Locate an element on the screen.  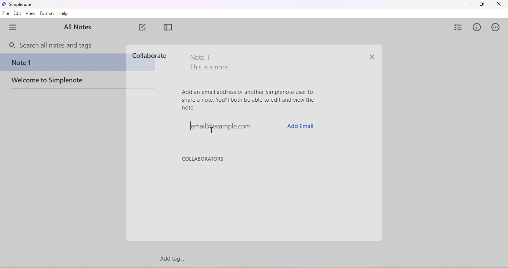
format is located at coordinates (47, 13).